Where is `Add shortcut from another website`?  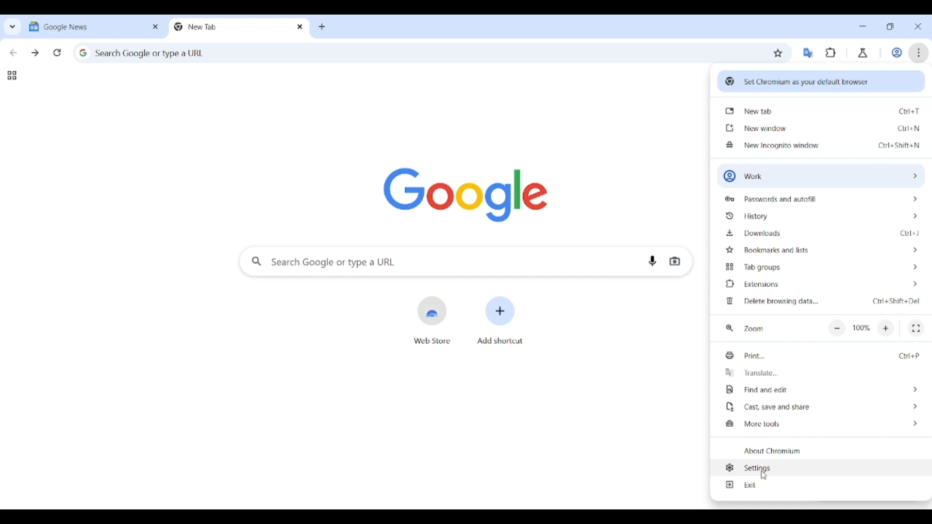
Add shortcut from another website is located at coordinates (499, 320).